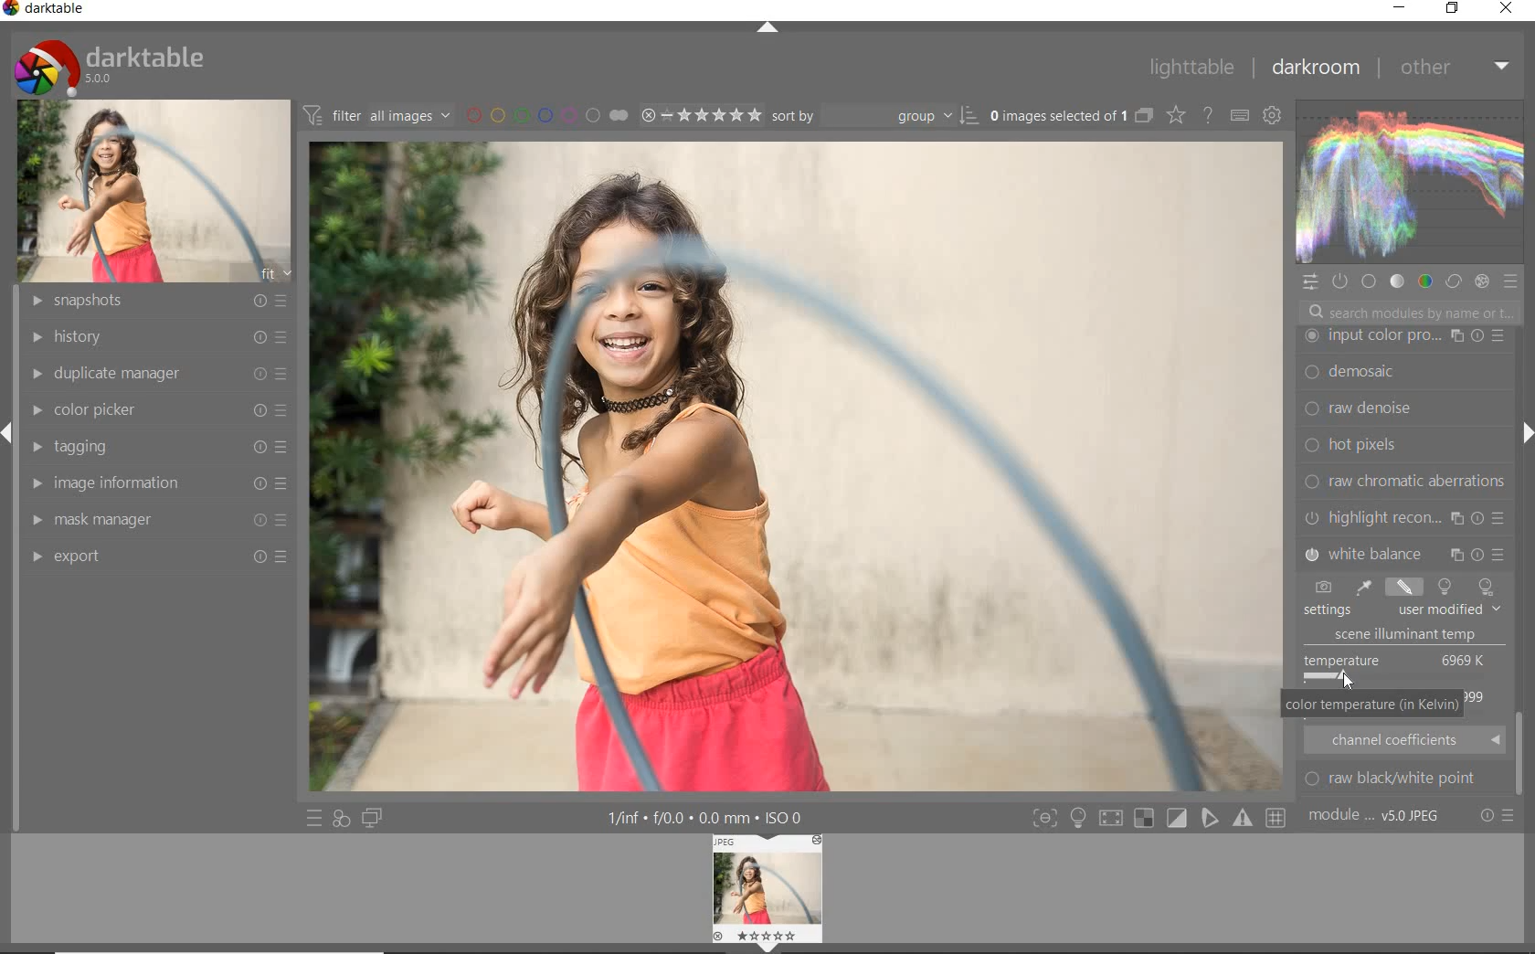 This screenshot has height=954, width=1535. I want to click on tagging, so click(157, 448).